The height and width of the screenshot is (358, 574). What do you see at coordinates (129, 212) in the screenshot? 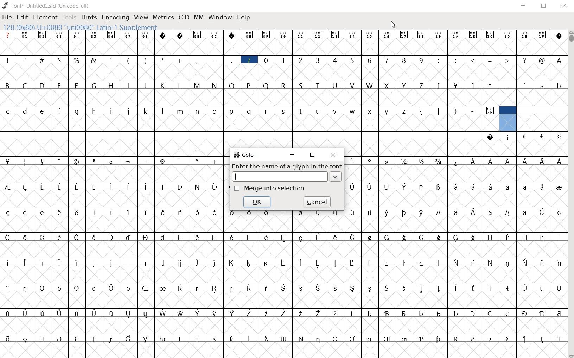
I see `Symbol` at bounding box center [129, 212].